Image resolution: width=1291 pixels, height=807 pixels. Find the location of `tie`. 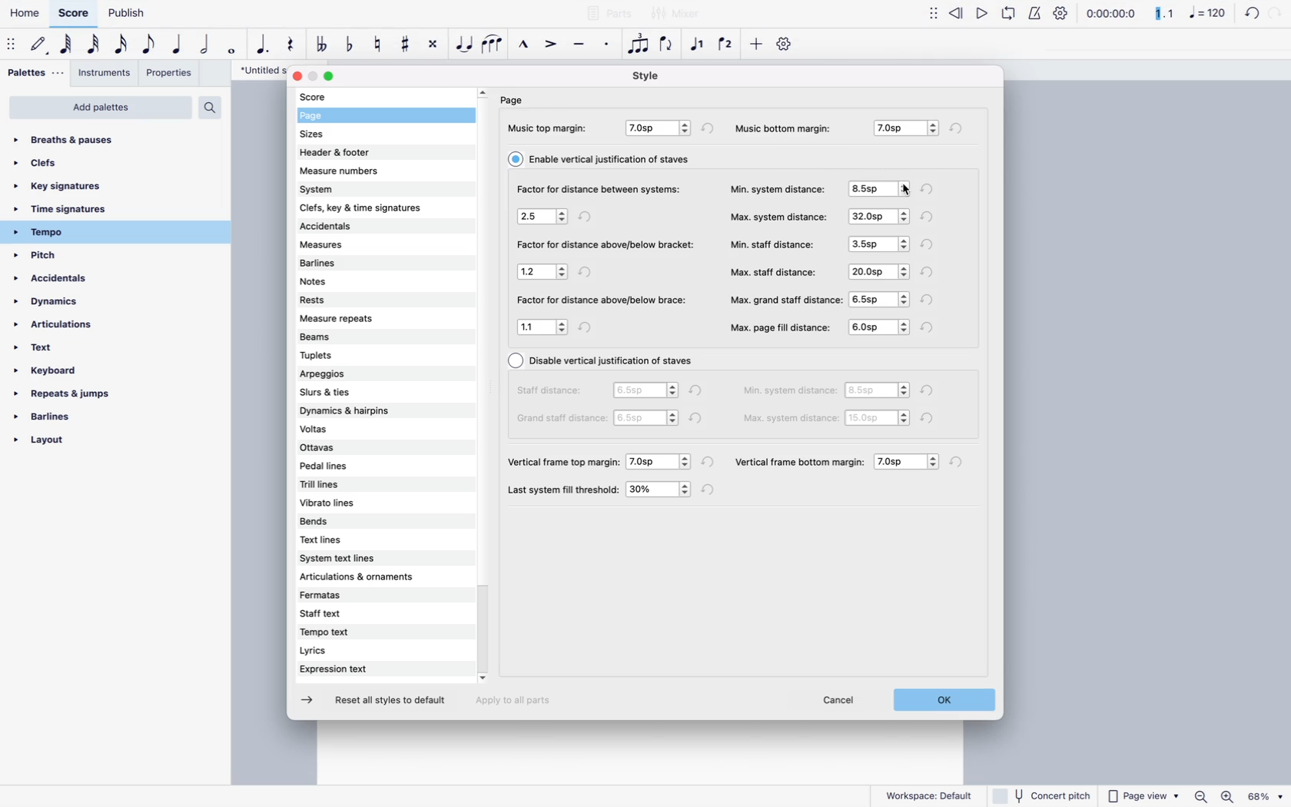

tie is located at coordinates (465, 47).